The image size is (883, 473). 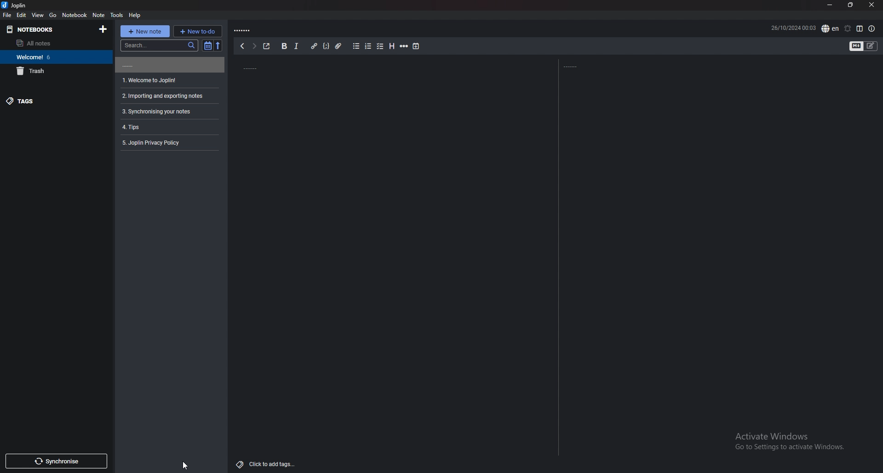 I want to click on tools, so click(x=116, y=14).